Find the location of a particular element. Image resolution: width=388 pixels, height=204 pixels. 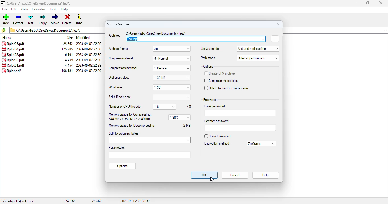

test is located at coordinates (31, 20).